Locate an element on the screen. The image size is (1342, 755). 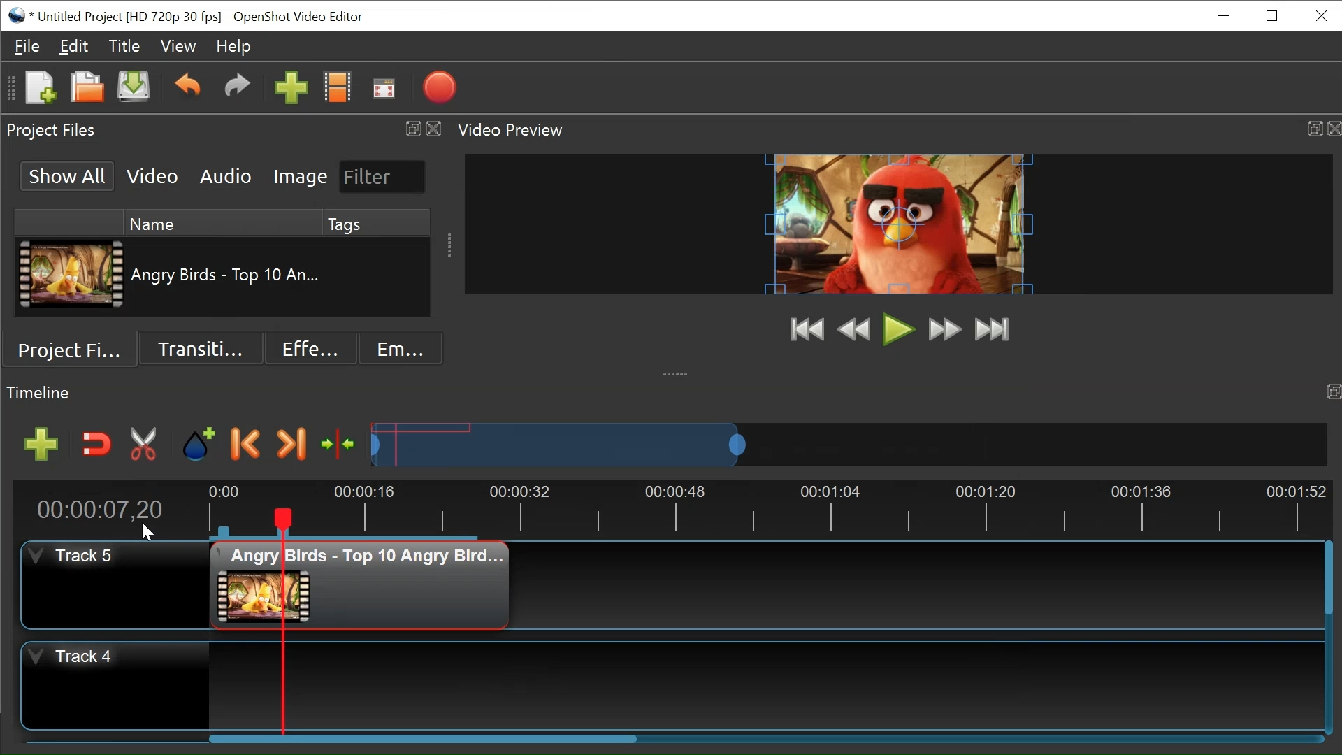
Close is located at coordinates (1320, 16).